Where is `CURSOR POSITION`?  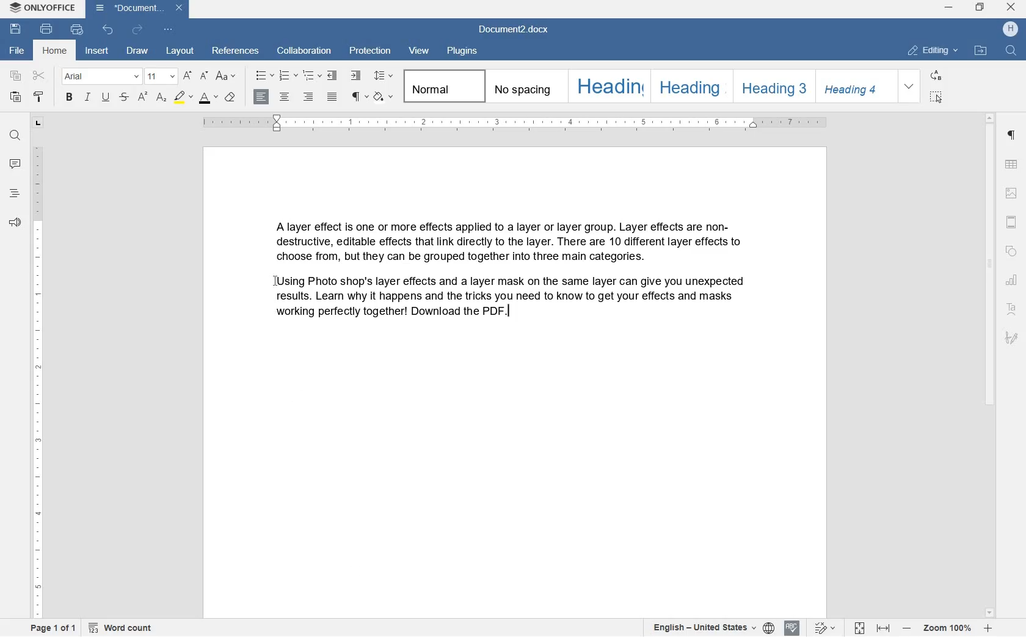
CURSOR POSITION is located at coordinates (276, 284).